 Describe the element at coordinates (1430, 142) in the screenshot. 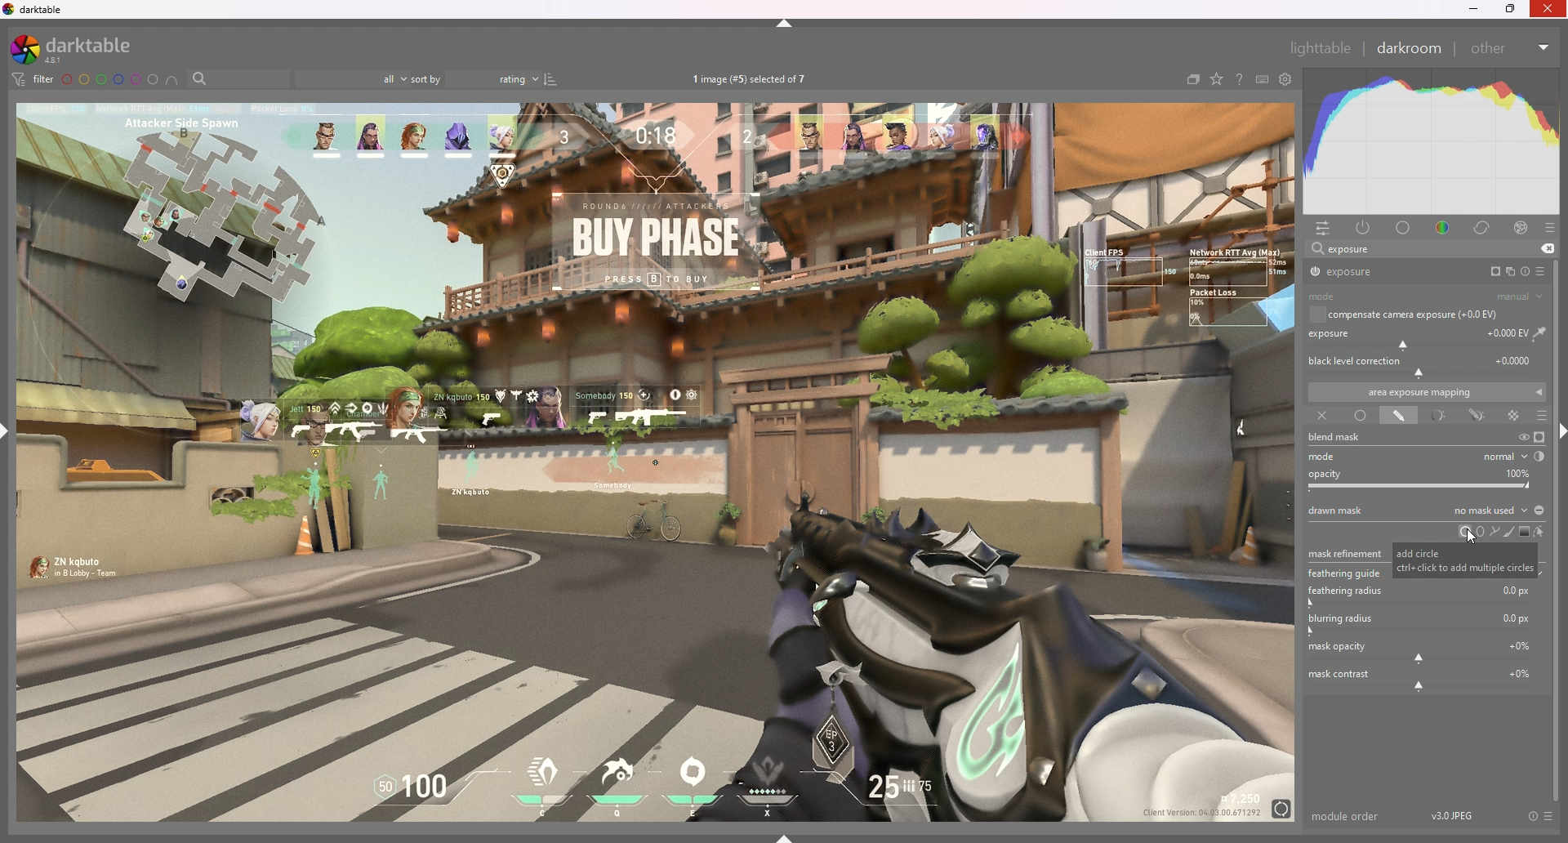

I see `heat graph` at that location.